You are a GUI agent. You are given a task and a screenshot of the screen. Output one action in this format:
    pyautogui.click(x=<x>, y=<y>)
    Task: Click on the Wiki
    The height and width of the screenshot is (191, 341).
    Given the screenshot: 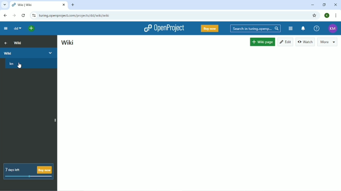 What is the action you would take?
    pyautogui.click(x=29, y=53)
    